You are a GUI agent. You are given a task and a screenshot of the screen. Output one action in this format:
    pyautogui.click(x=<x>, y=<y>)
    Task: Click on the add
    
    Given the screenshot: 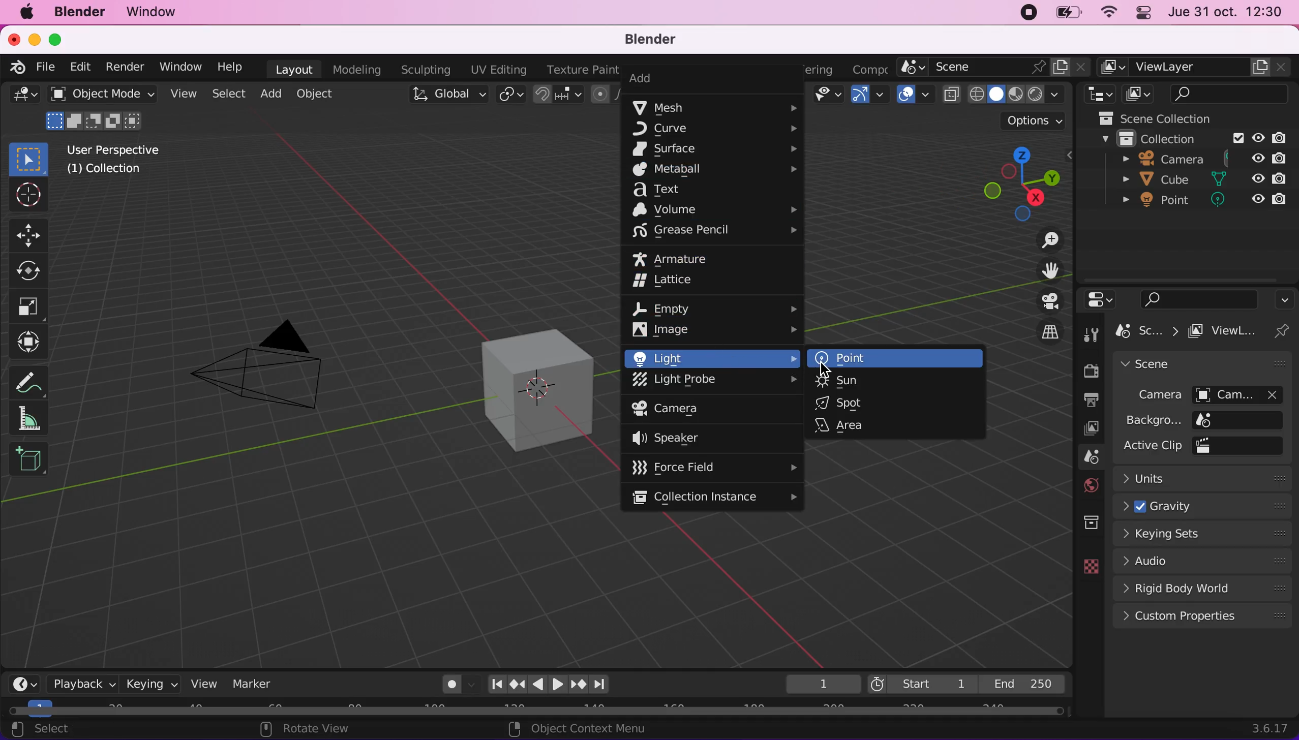 What is the action you would take?
    pyautogui.click(x=275, y=95)
    